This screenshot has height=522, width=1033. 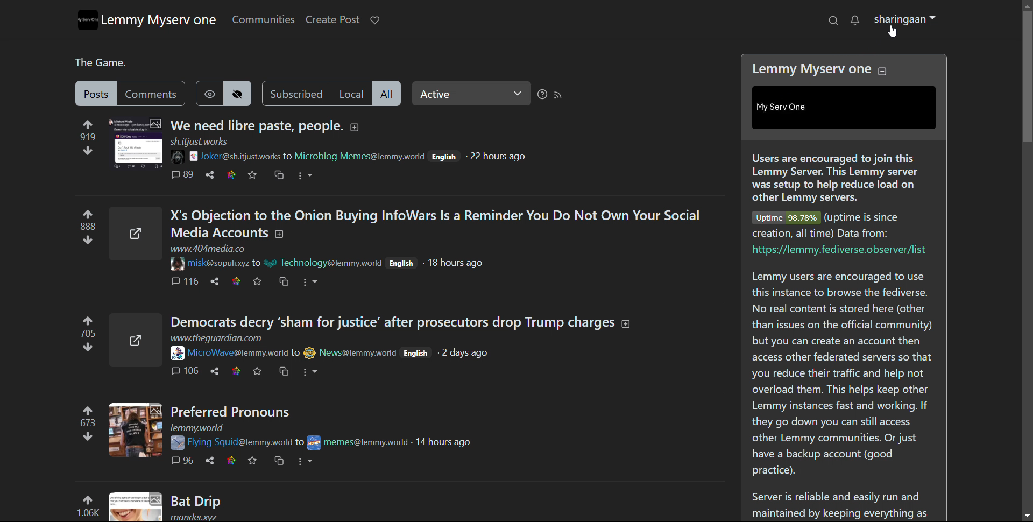 I want to click on poster username, so click(x=360, y=154).